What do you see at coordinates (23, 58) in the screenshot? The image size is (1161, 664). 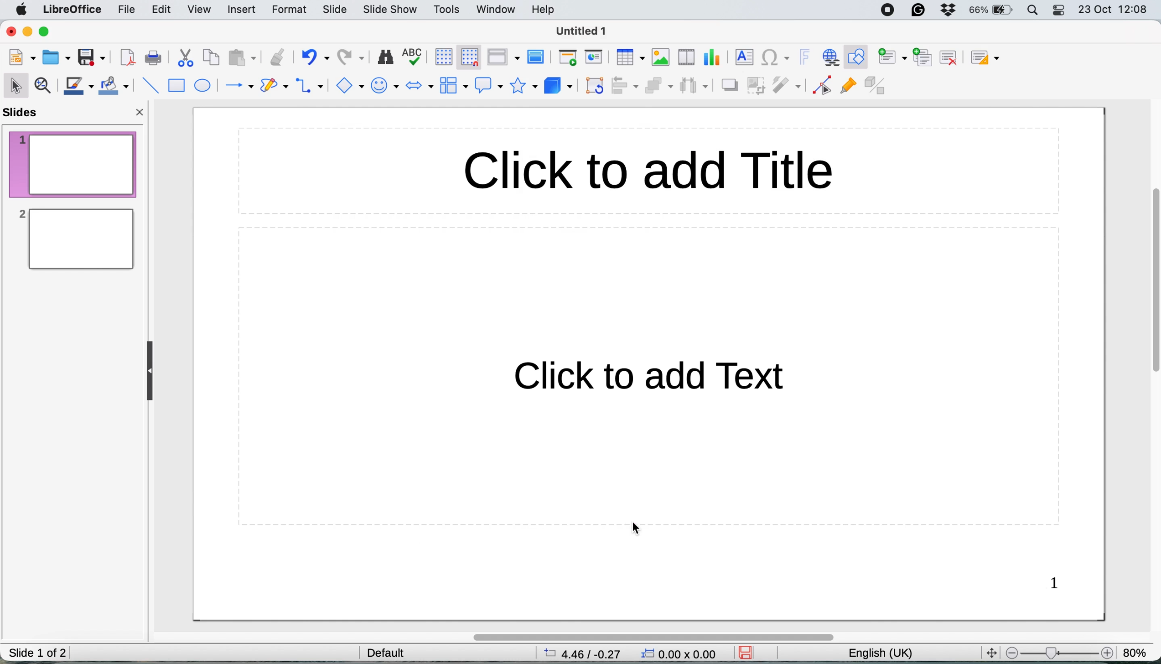 I see `new` at bounding box center [23, 58].